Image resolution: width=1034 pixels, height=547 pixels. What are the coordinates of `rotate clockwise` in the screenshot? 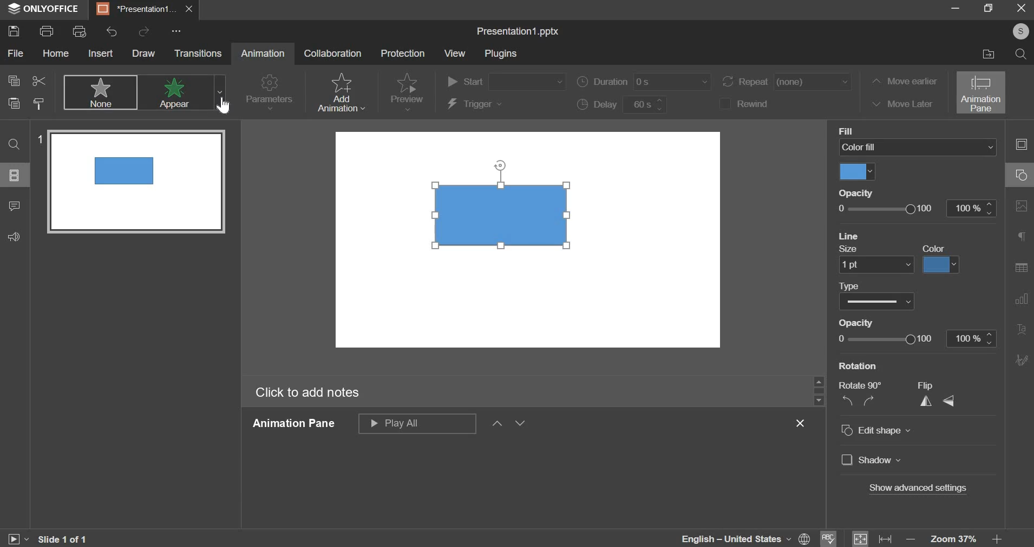 It's located at (871, 403).